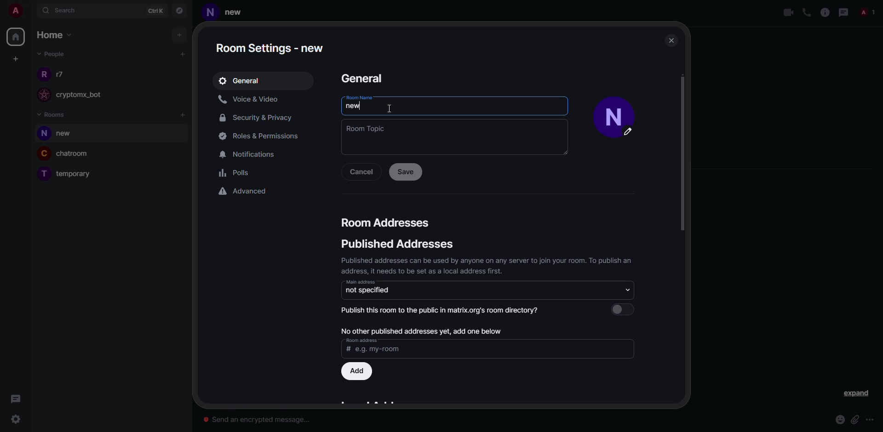  What do you see at coordinates (361, 78) in the screenshot?
I see `general` at bounding box center [361, 78].